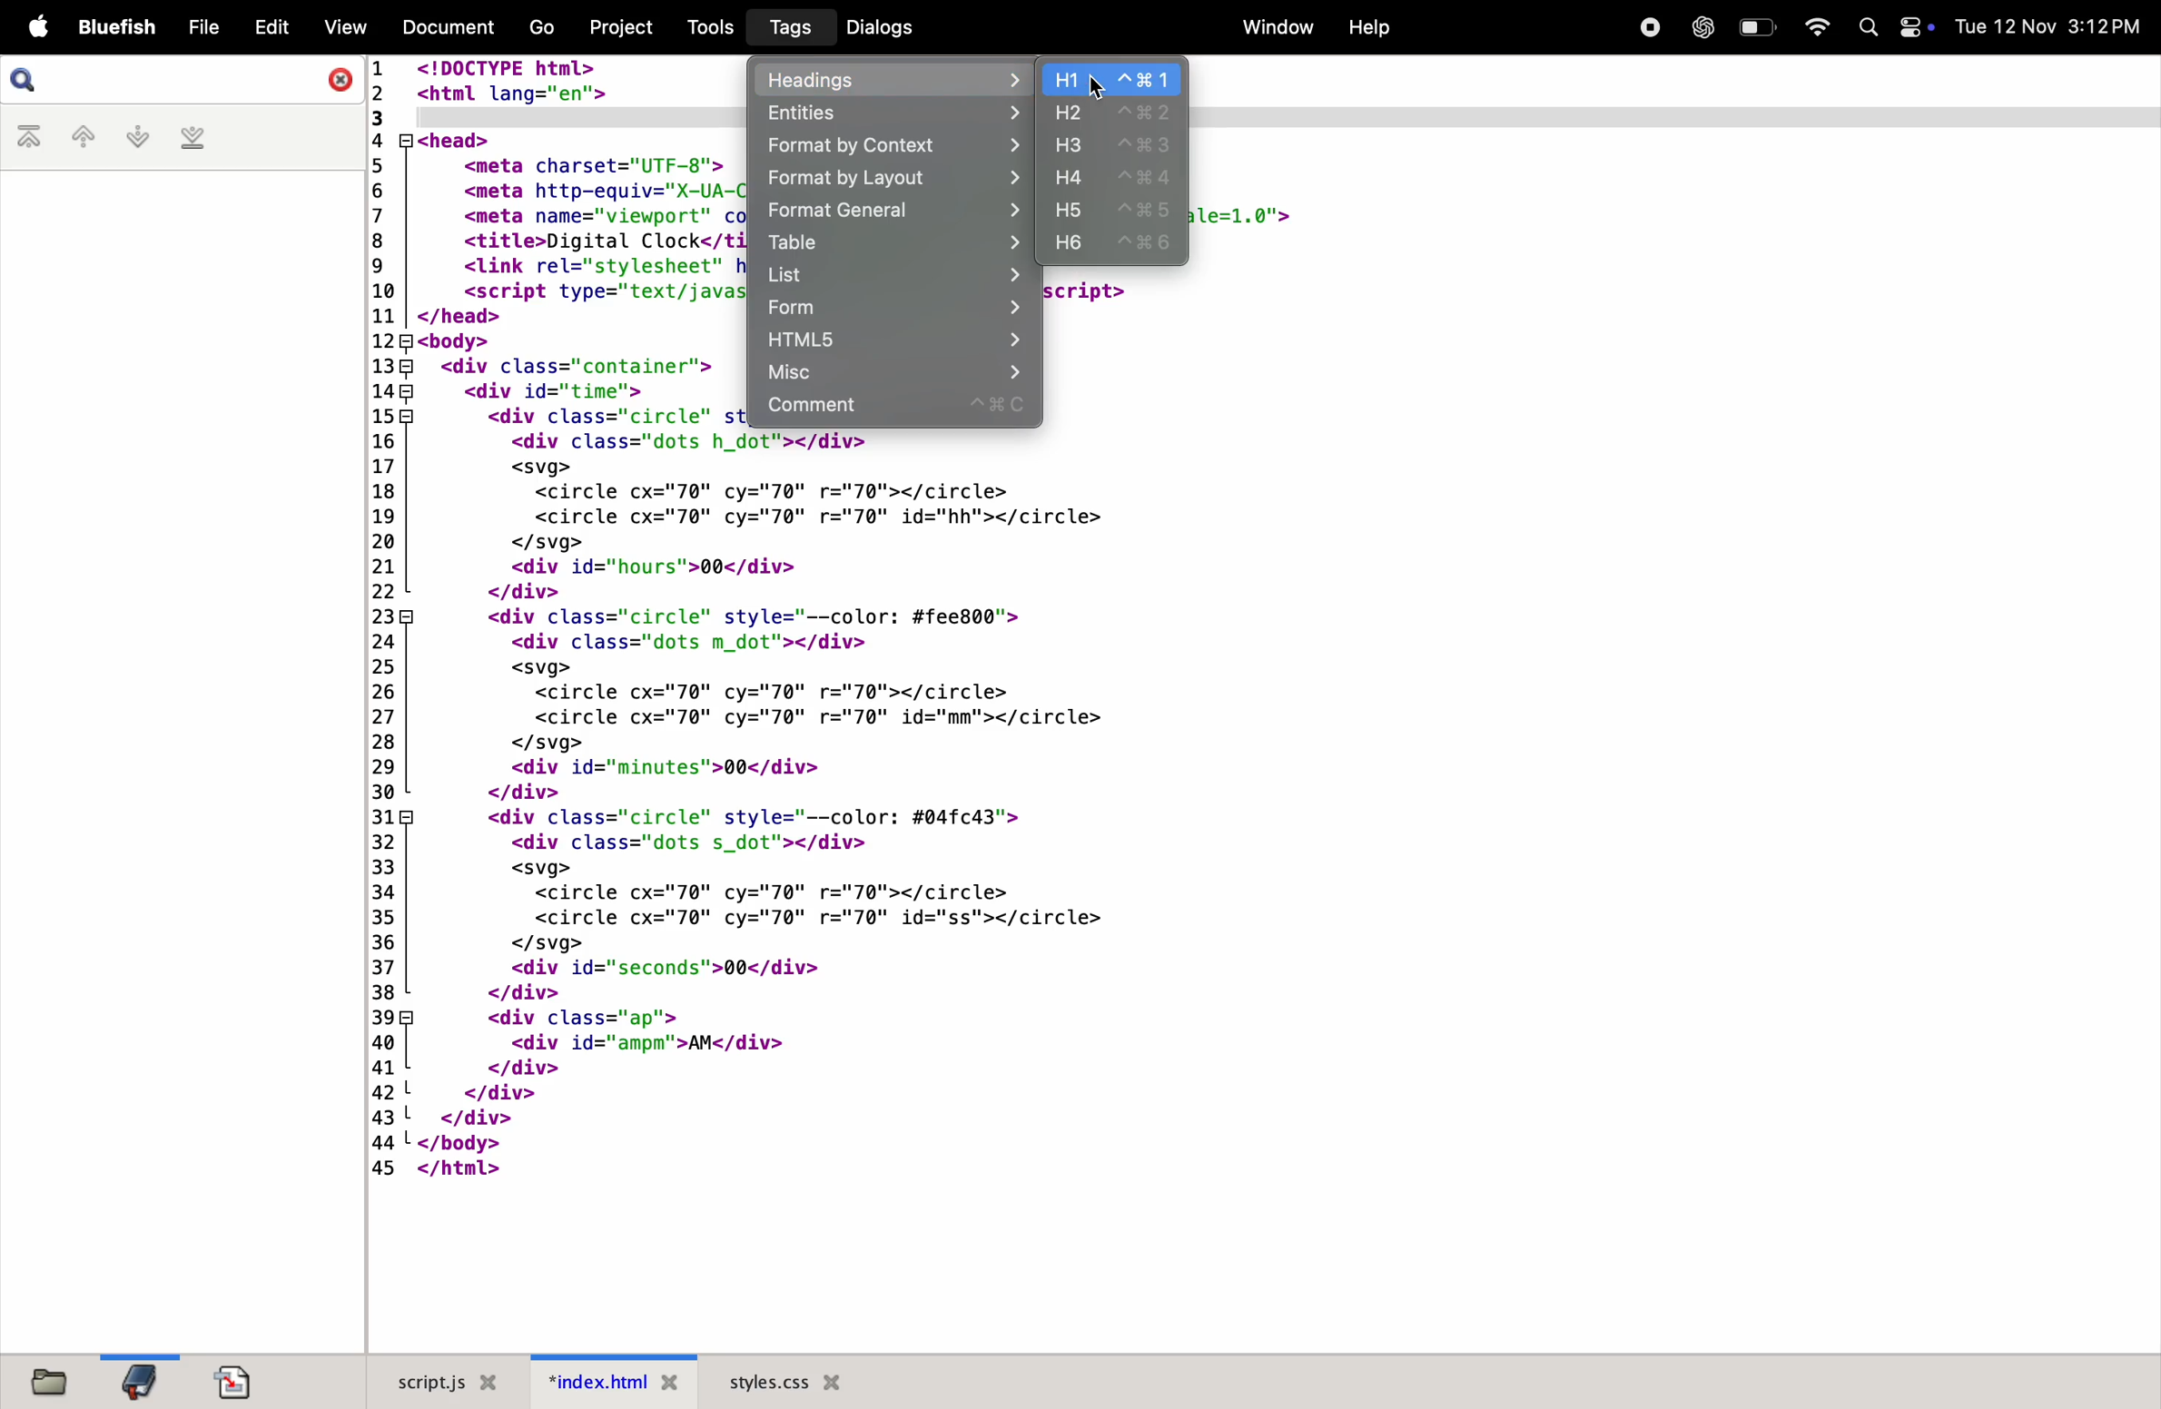  What do you see at coordinates (1756, 26) in the screenshot?
I see `battery` at bounding box center [1756, 26].